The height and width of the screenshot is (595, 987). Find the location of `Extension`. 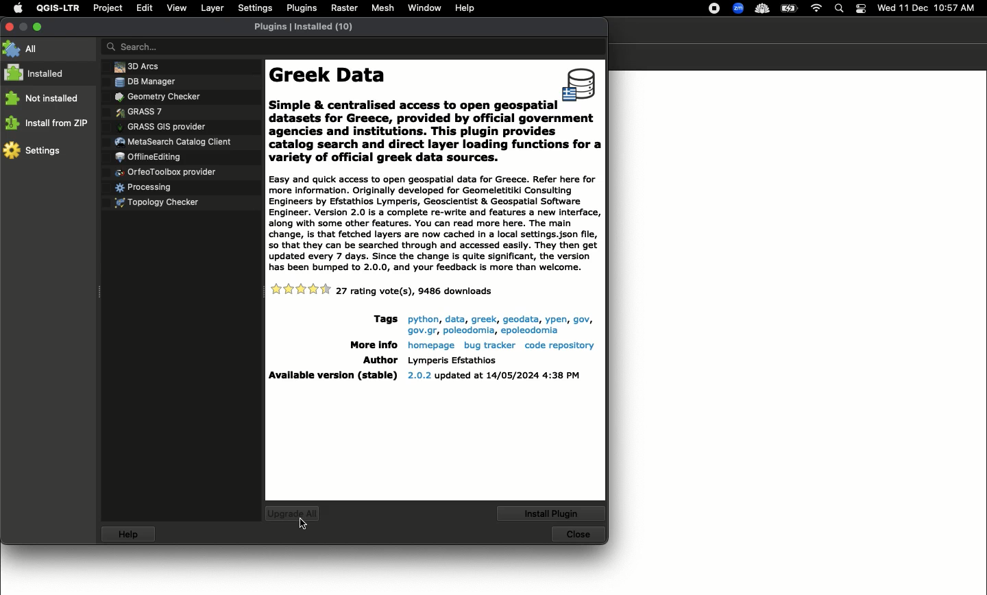

Extension is located at coordinates (716, 9).